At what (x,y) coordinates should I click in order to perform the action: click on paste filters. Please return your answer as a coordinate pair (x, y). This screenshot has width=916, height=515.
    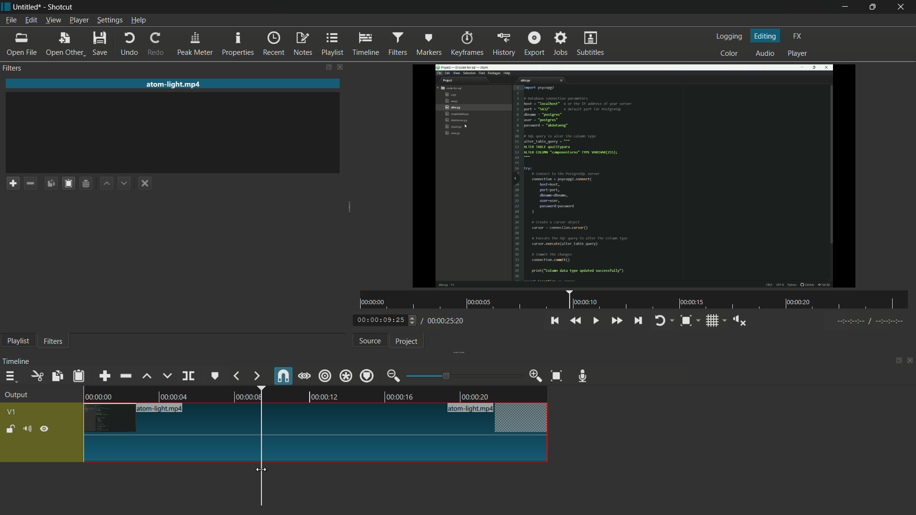
    Looking at the image, I should click on (70, 183).